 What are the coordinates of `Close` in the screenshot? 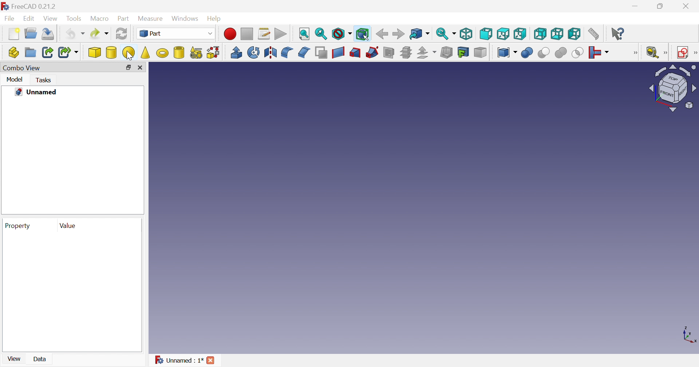 It's located at (141, 68).